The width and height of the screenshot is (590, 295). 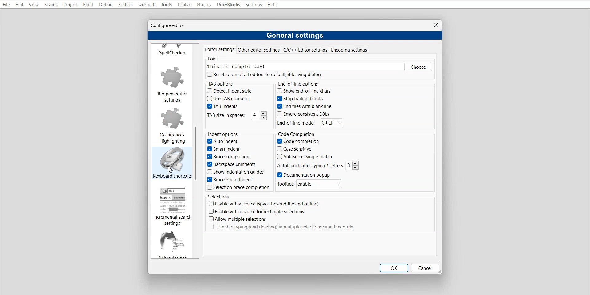 I want to click on Editor settings, so click(x=218, y=49).